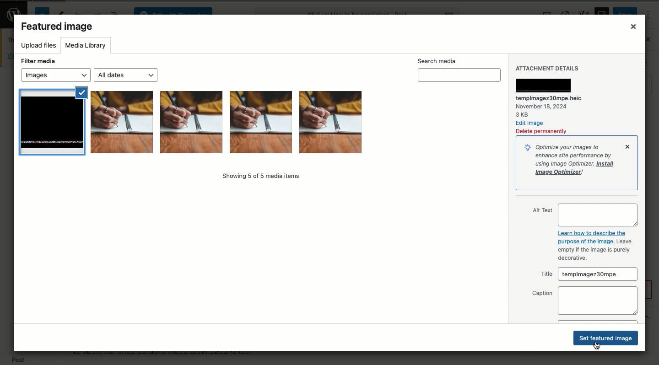 This screenshot has width=659, height=365. I want to click on Images, so click(55, 75).